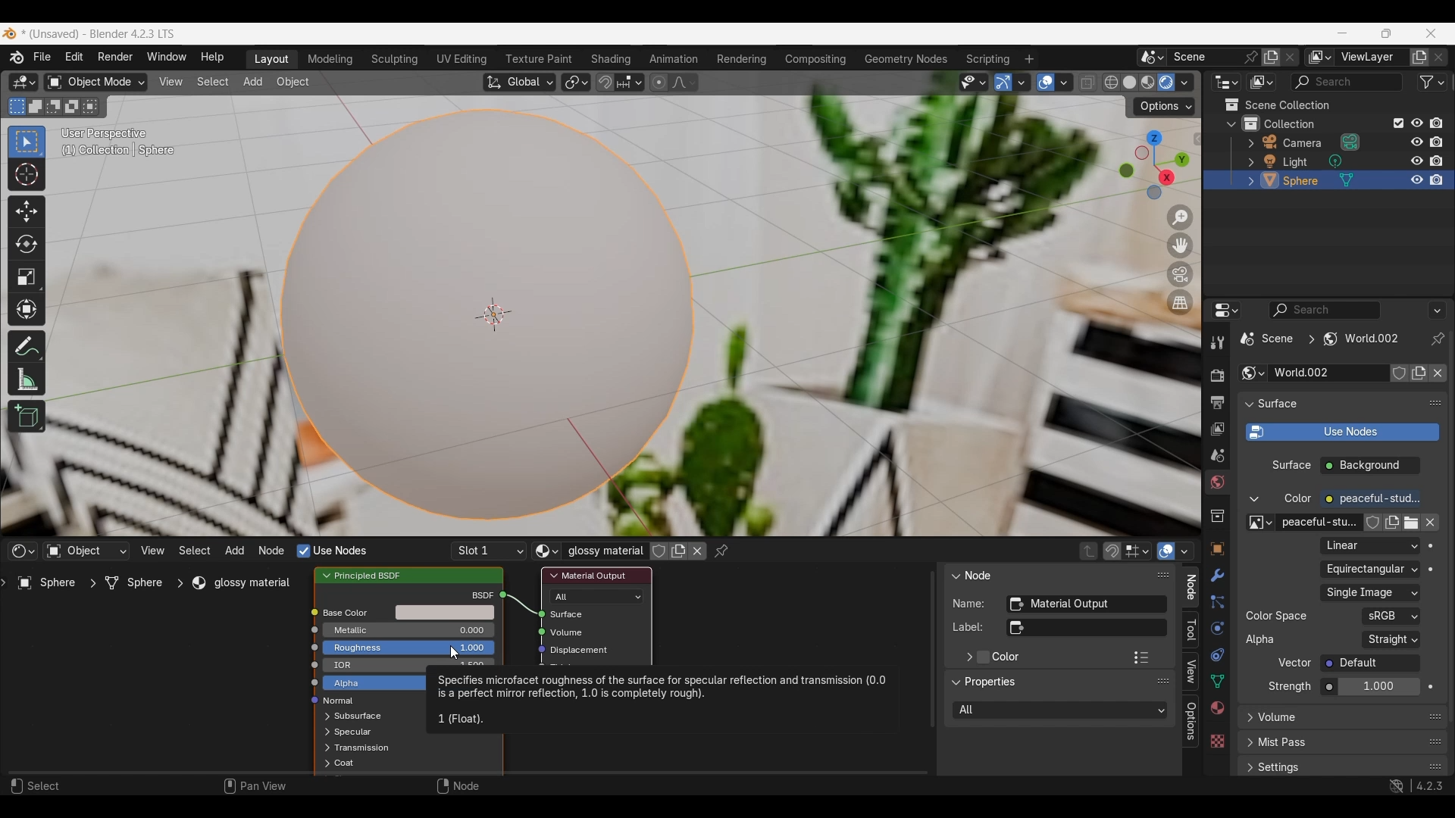 The height and width of the screenshot is (818, 1455). Describe the element at coordinates (980, 574) in the screenshot. I see `Node` at that location.